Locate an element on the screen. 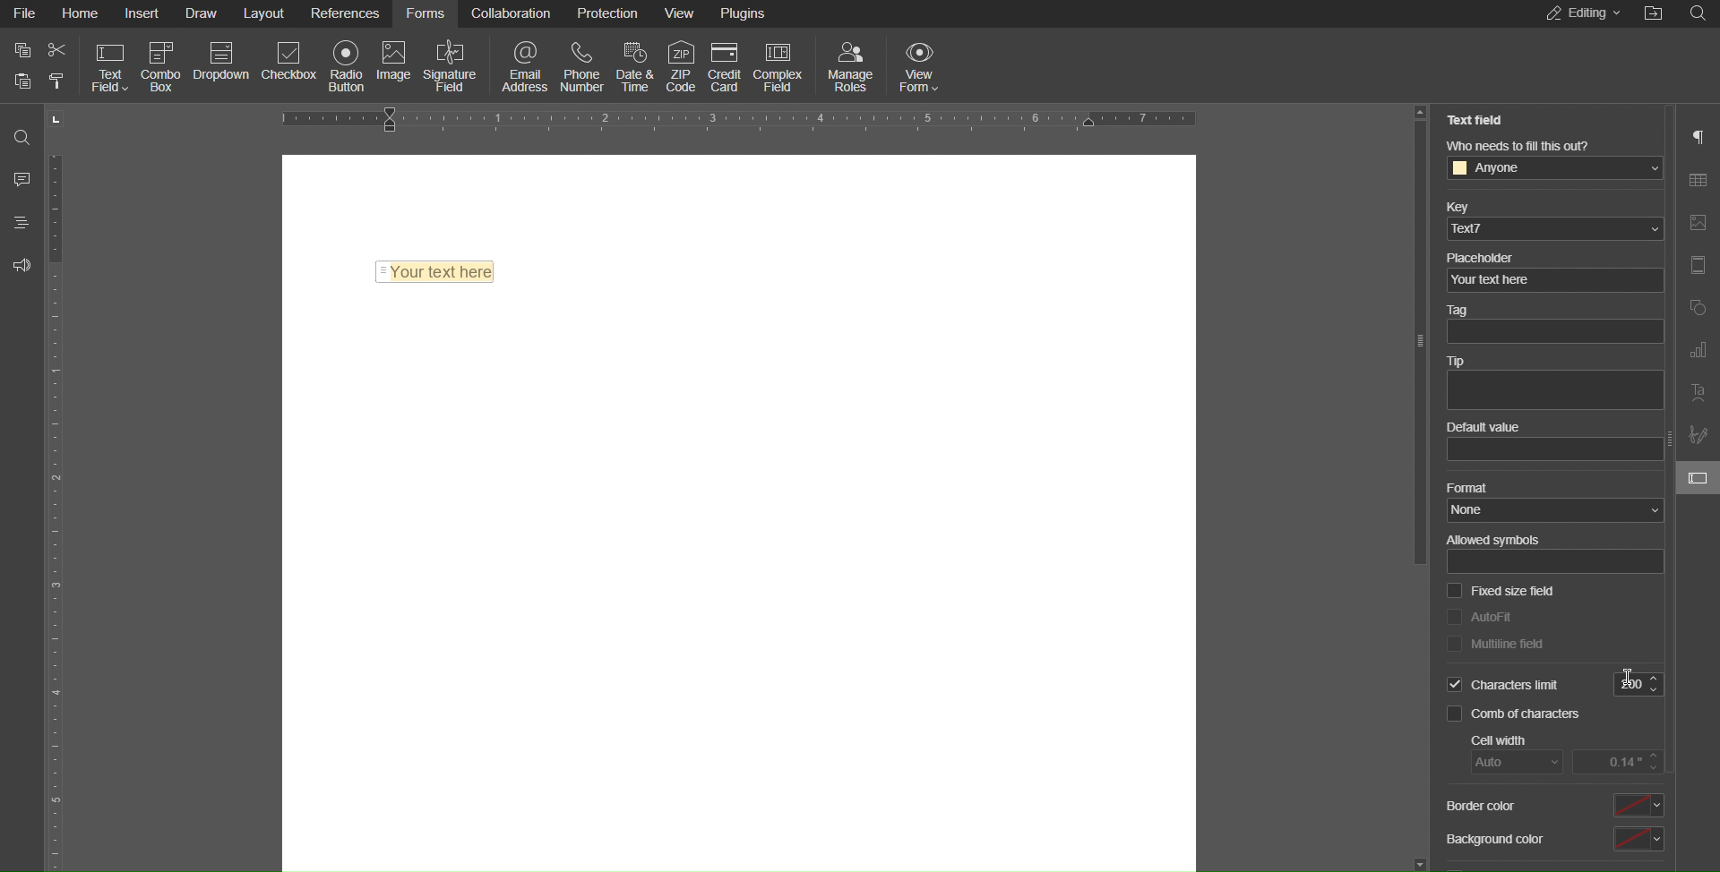  Layout is located at coordinates (269, 14).